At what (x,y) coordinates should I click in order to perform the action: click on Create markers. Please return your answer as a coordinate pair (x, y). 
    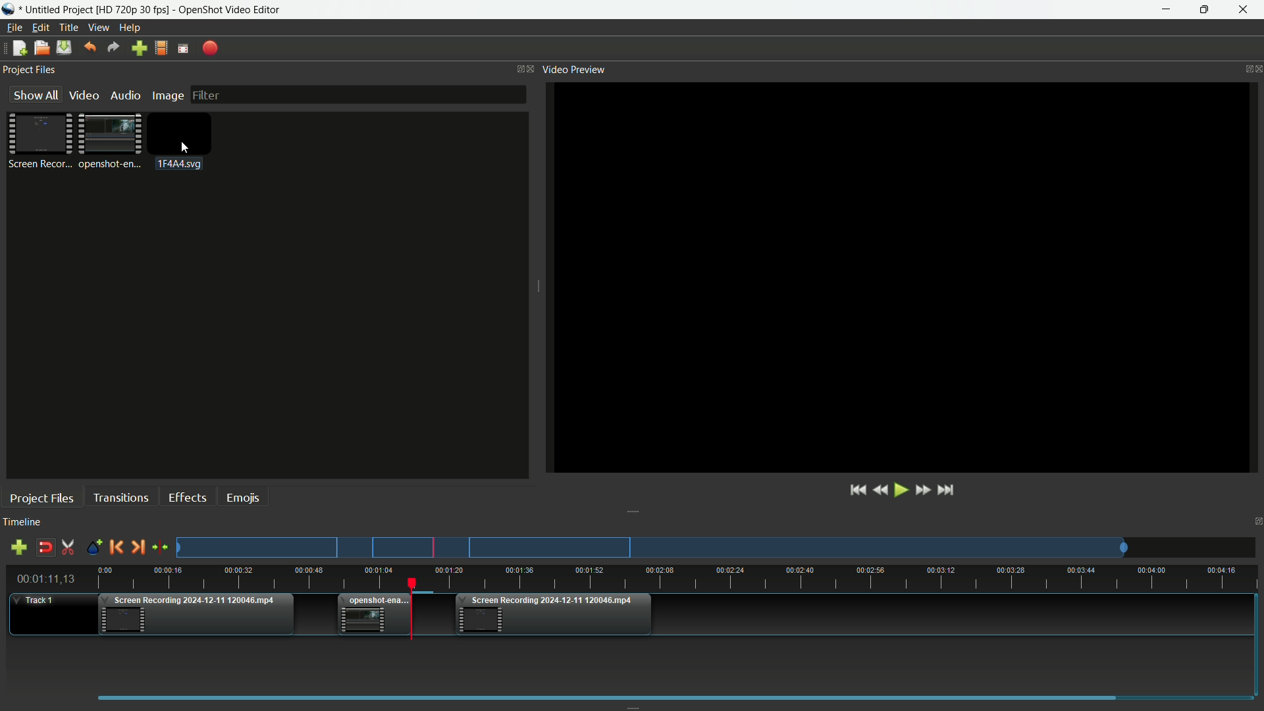
    Looking at the image, I should click on (90, 548).